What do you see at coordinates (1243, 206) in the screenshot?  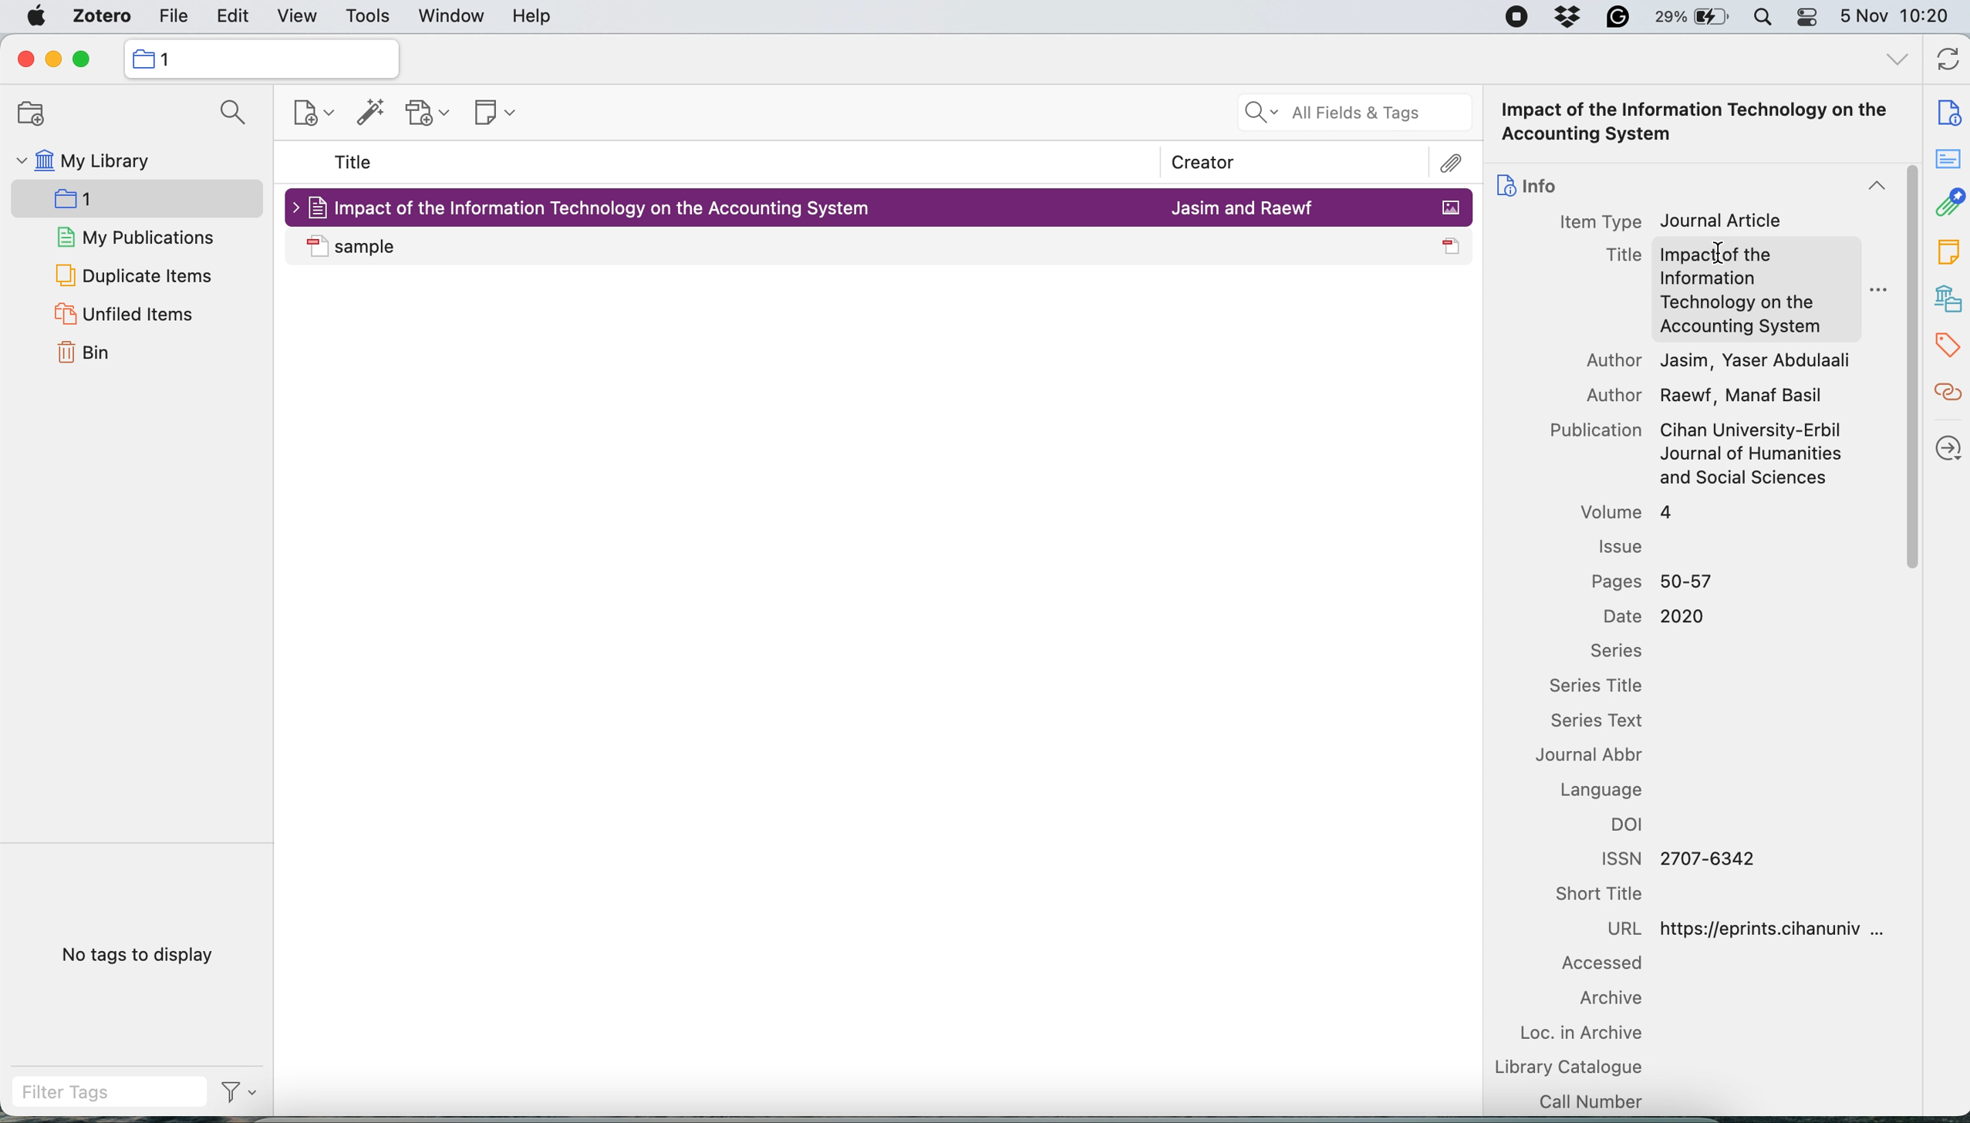 I see `Jasim and Raewf` at bounding box center [1243, 206].